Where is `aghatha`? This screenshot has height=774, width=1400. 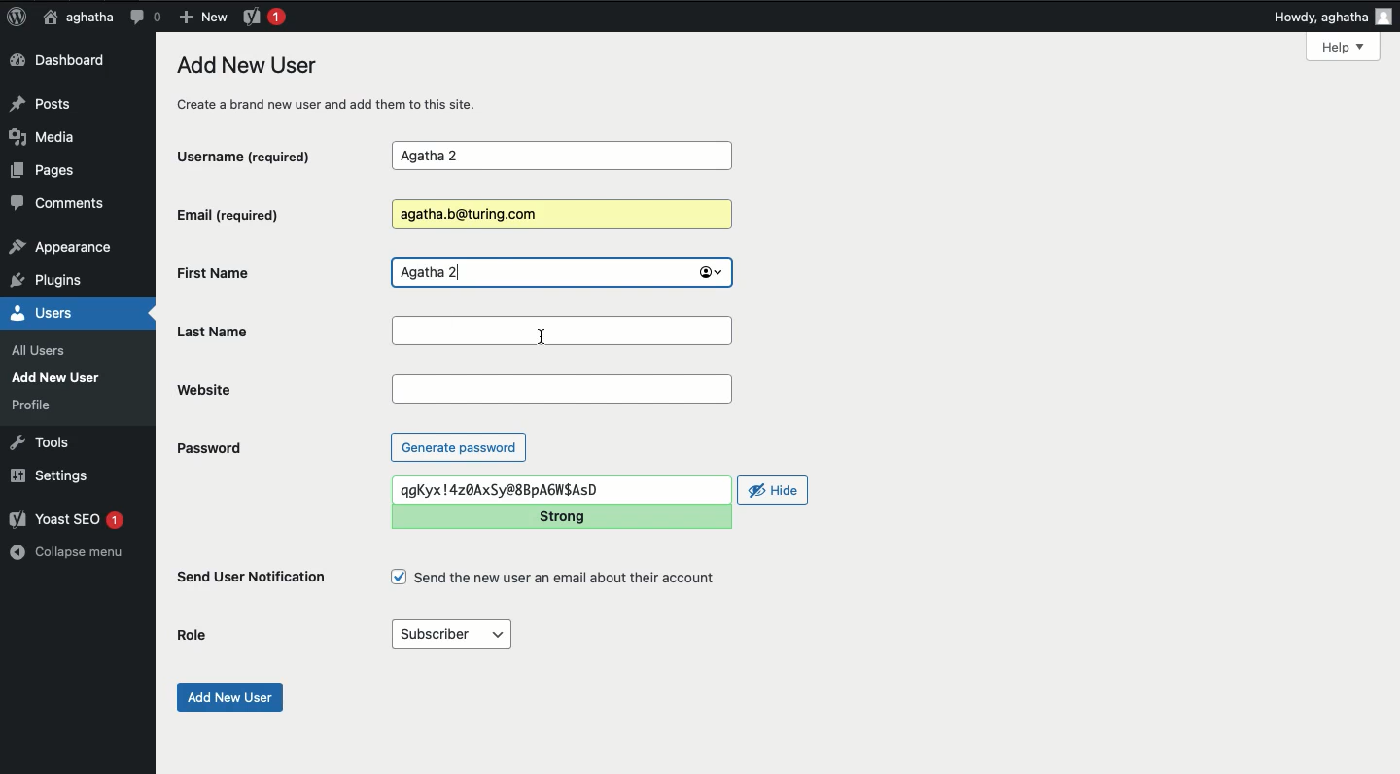 aghatha is located at coordinates (75, 17).